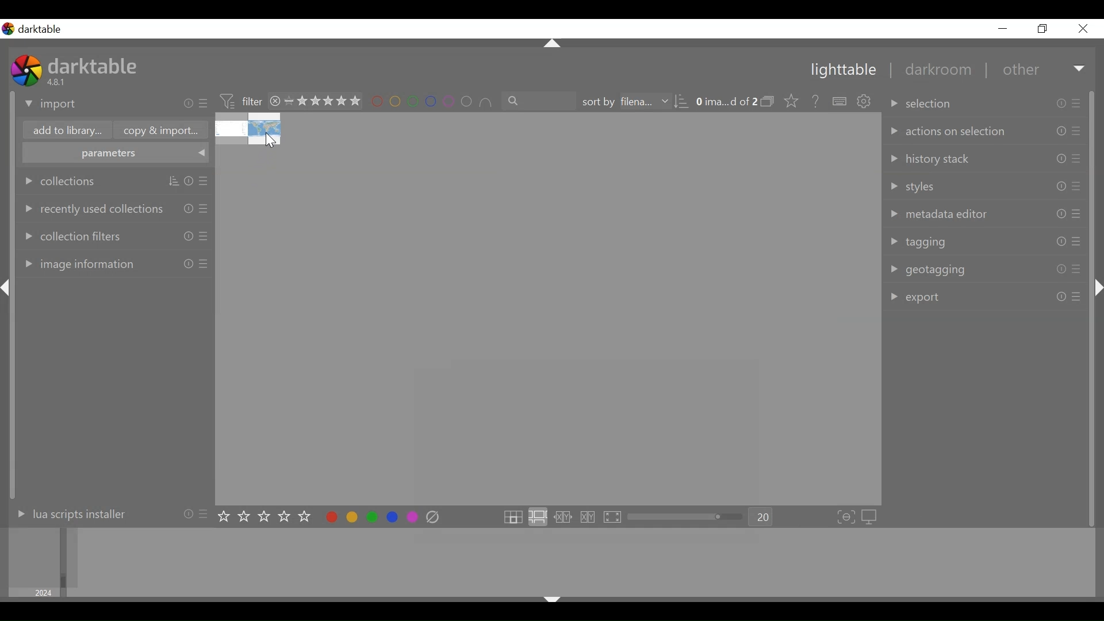  What do you see at coordinates (816, 102) in the screenshot?
I see `help` at bounding box center [816, 102].